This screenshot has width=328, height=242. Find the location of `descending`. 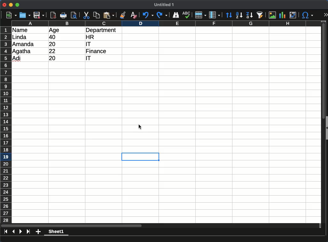

descending is located at coordinates (239, 15).